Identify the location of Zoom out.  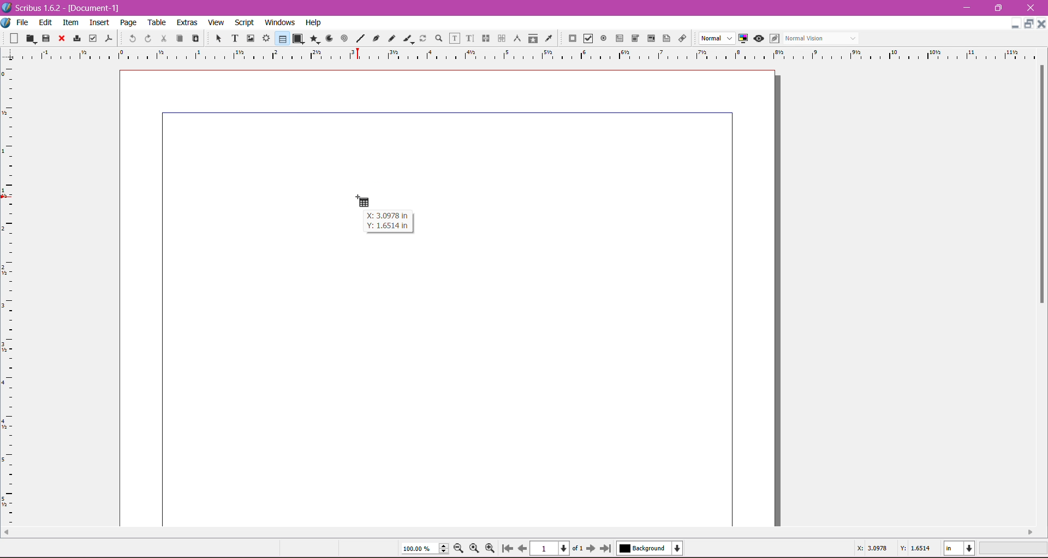
(461, 548).